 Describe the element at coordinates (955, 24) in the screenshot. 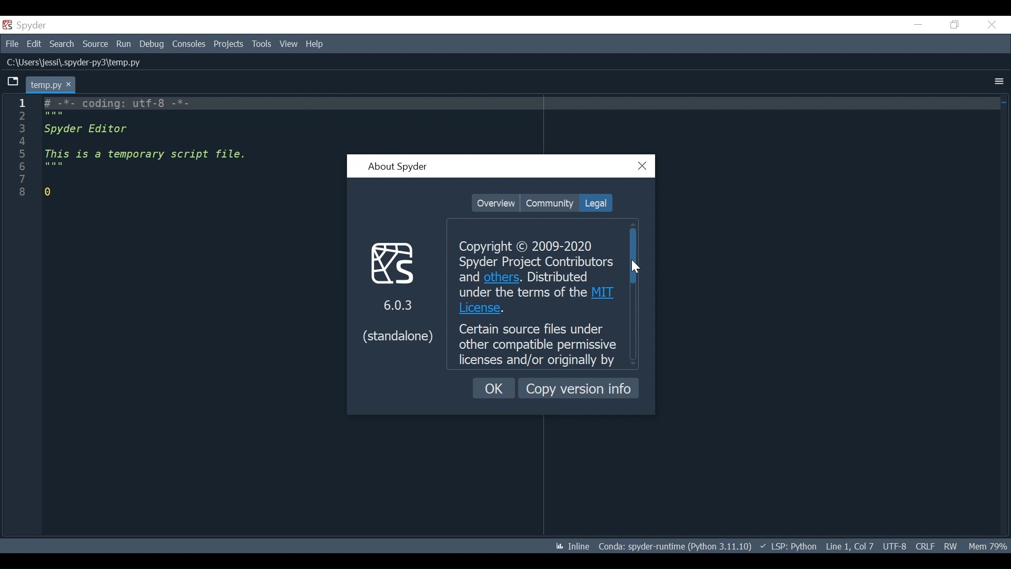

I see `Restore` at that location.